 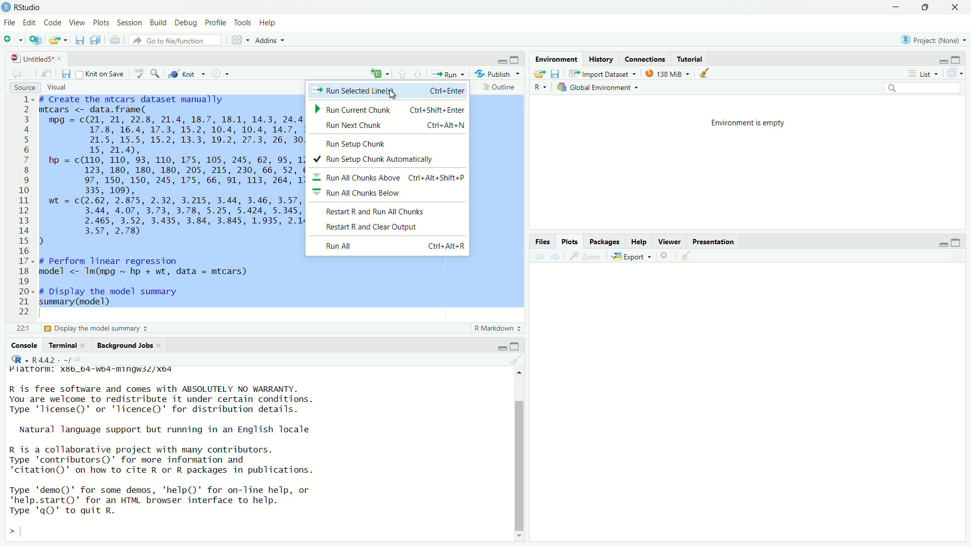 I want to click on outline, so click(x=499, y=88).